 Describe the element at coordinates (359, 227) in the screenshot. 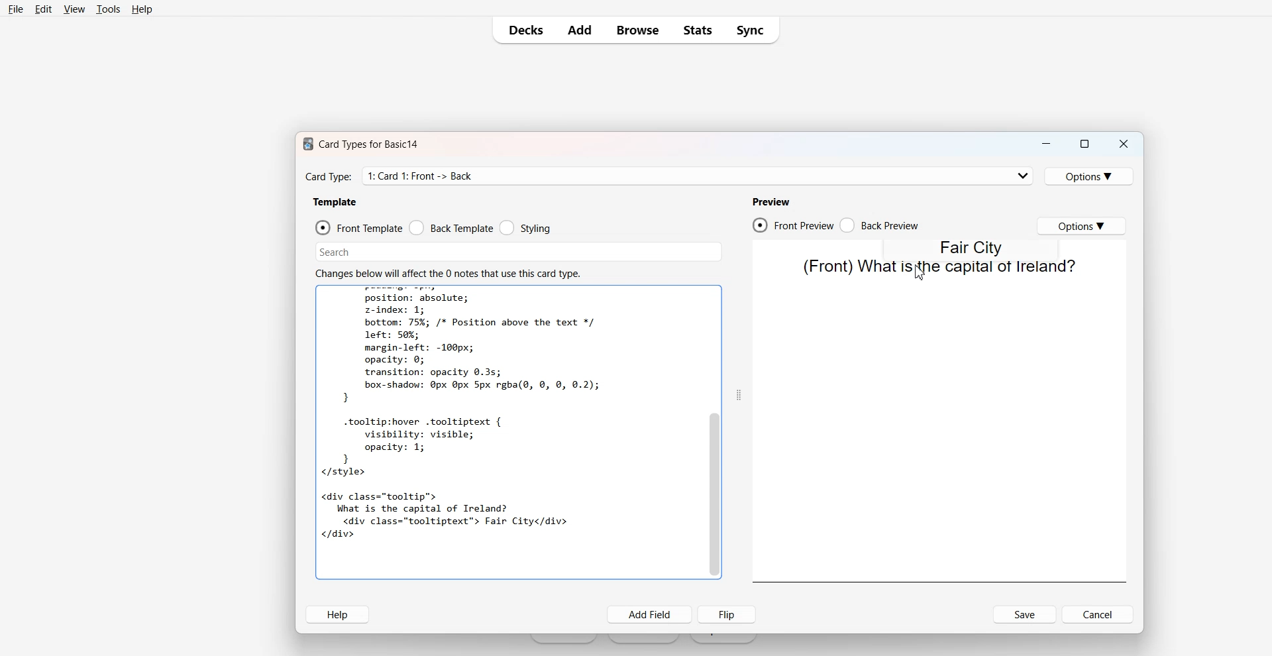

I see `Front Template` at that location.